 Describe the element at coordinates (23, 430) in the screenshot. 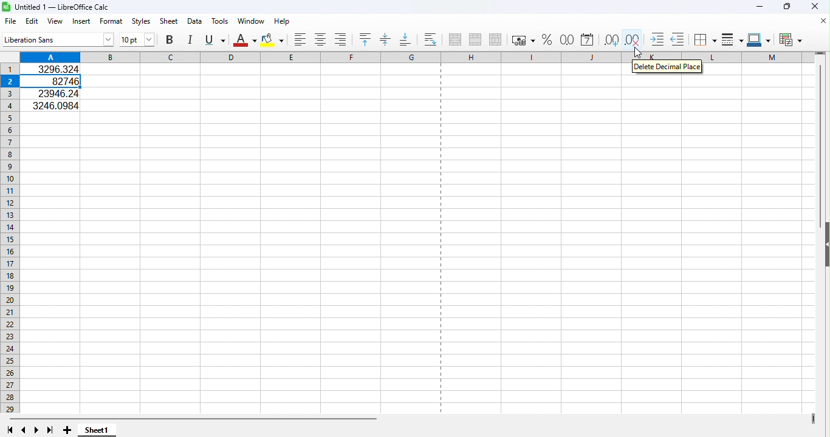

I see `Scroll to previous sheet` at that location.